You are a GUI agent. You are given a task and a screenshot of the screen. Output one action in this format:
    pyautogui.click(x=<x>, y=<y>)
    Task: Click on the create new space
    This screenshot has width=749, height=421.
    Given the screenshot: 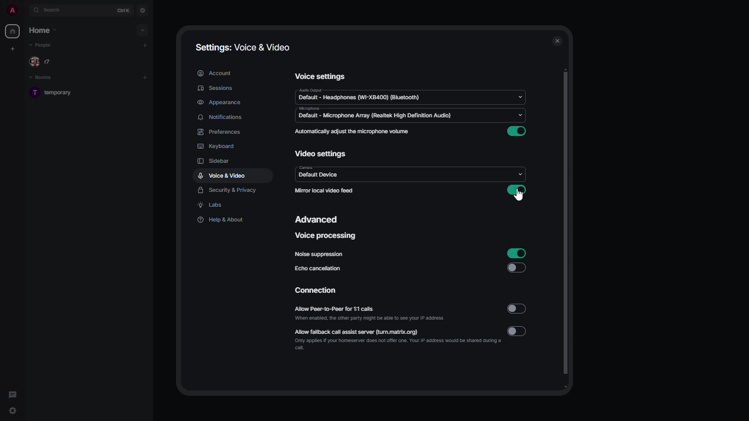 What is the action you would take?
    pyautogui.click(x=15, y=48)
    